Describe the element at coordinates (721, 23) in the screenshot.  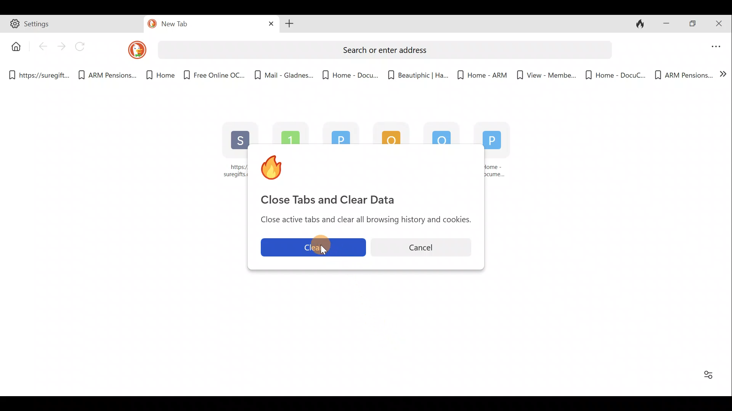
I see `Close` at that location.